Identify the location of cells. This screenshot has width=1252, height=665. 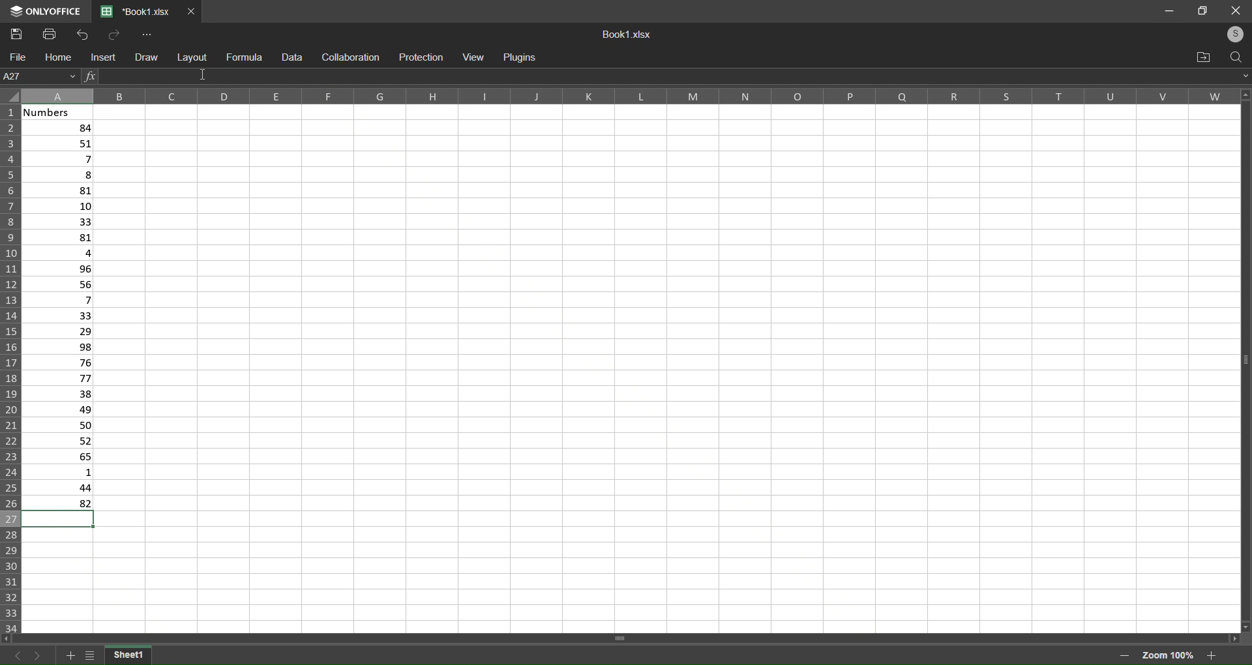
(672, 368).